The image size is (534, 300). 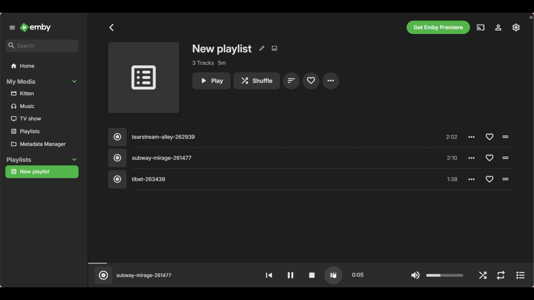 I want to click on scrollbar, so click(x=531, y=150).